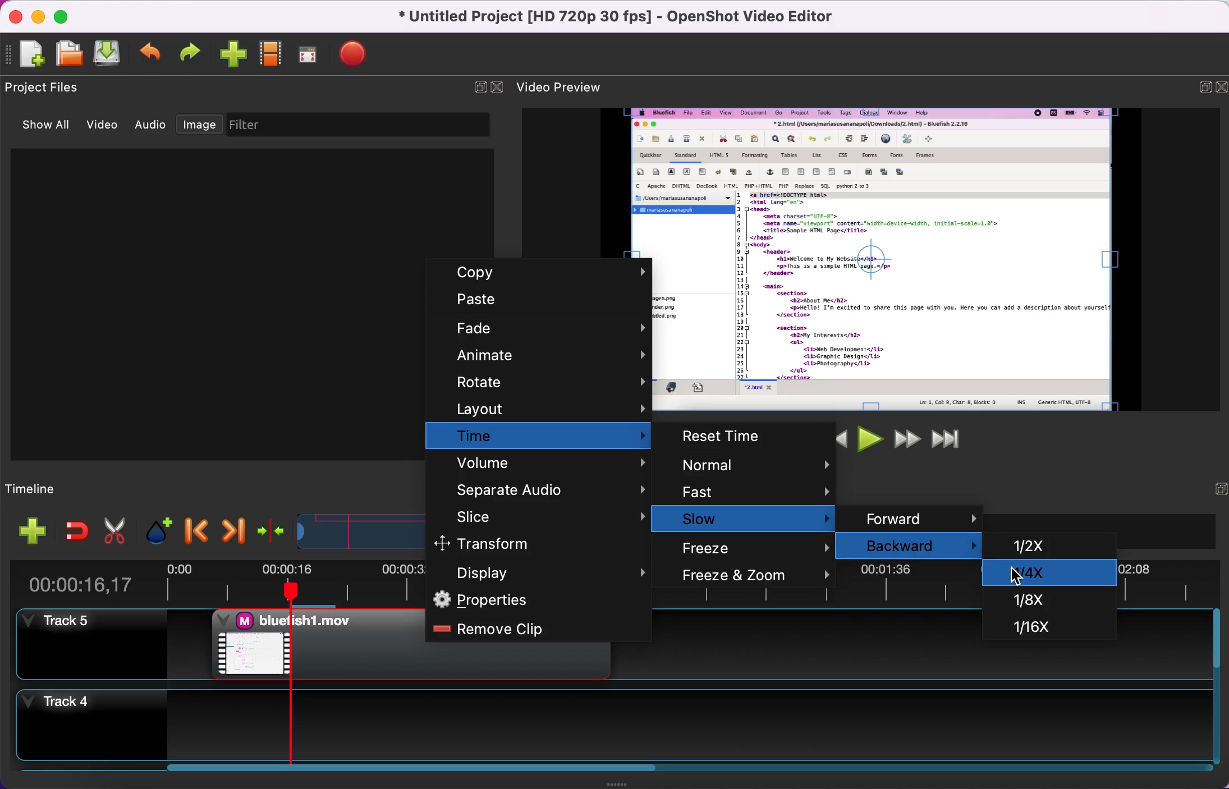 The height and width of the screenshot is (789, 1229). What do you see at coordinates (542, 327) in the screenshot?
I see `fade` at bounding box center [542, 327].